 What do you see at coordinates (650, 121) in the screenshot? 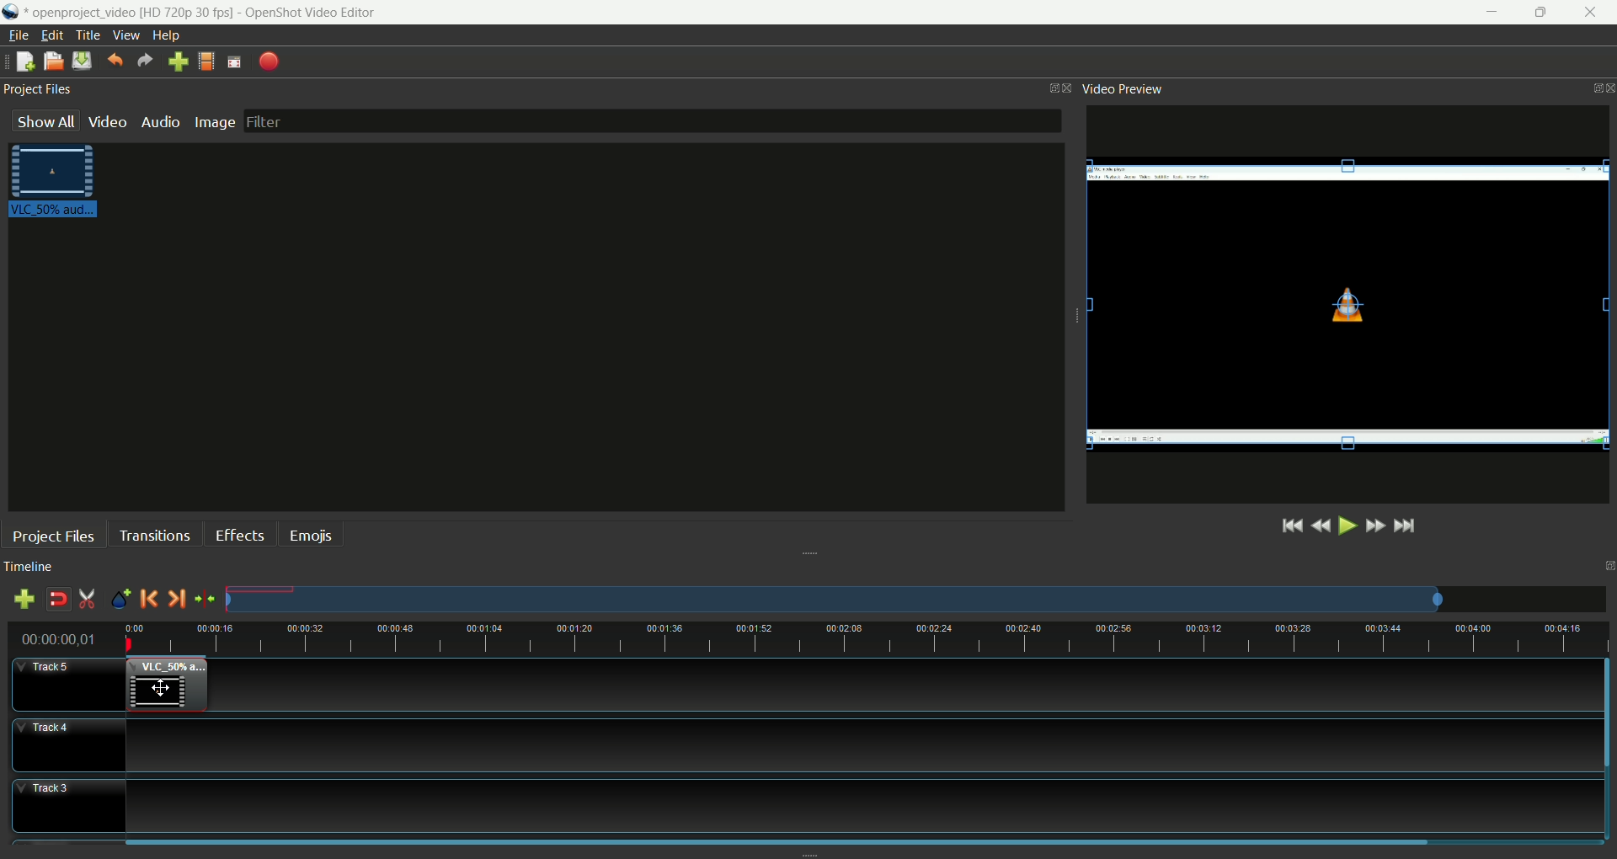
I see `filter` at bounding box center [650, 121].